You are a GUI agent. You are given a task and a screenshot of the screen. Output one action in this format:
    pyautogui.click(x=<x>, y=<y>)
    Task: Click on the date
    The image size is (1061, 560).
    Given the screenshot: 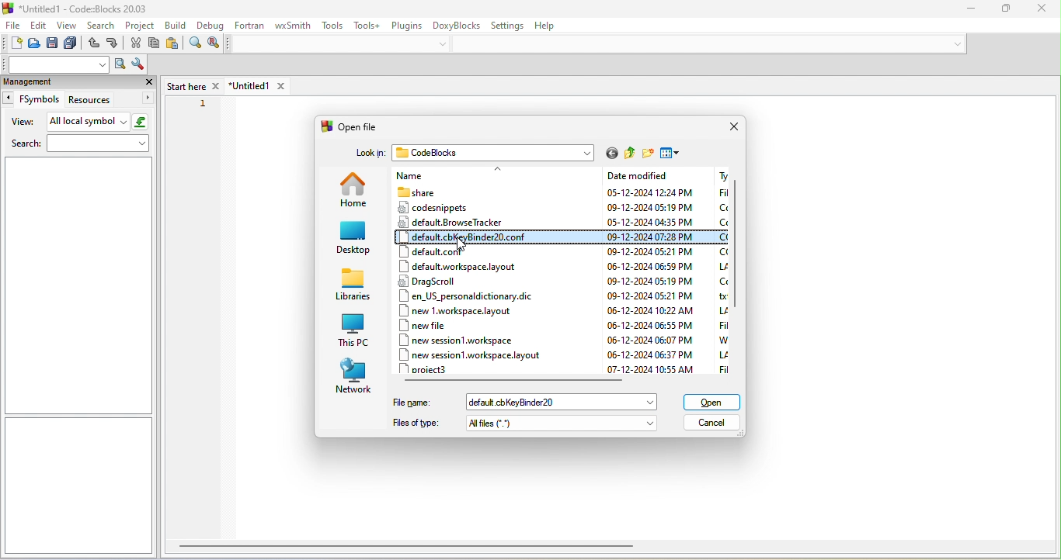 What is the action you would take?
    pyautogui.click(x=649, y=340)
    